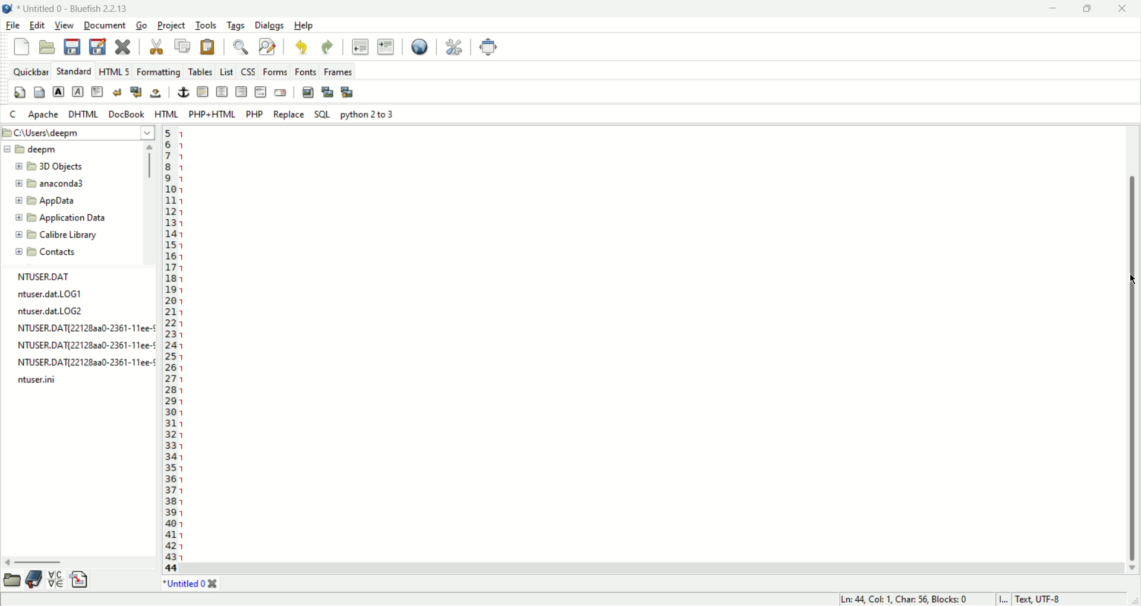 This screenshot has height=606, width=1141. What do you see at coordinates (1123, 8) in the screenshot?
I see `close` at bounding box center [1123, 8].